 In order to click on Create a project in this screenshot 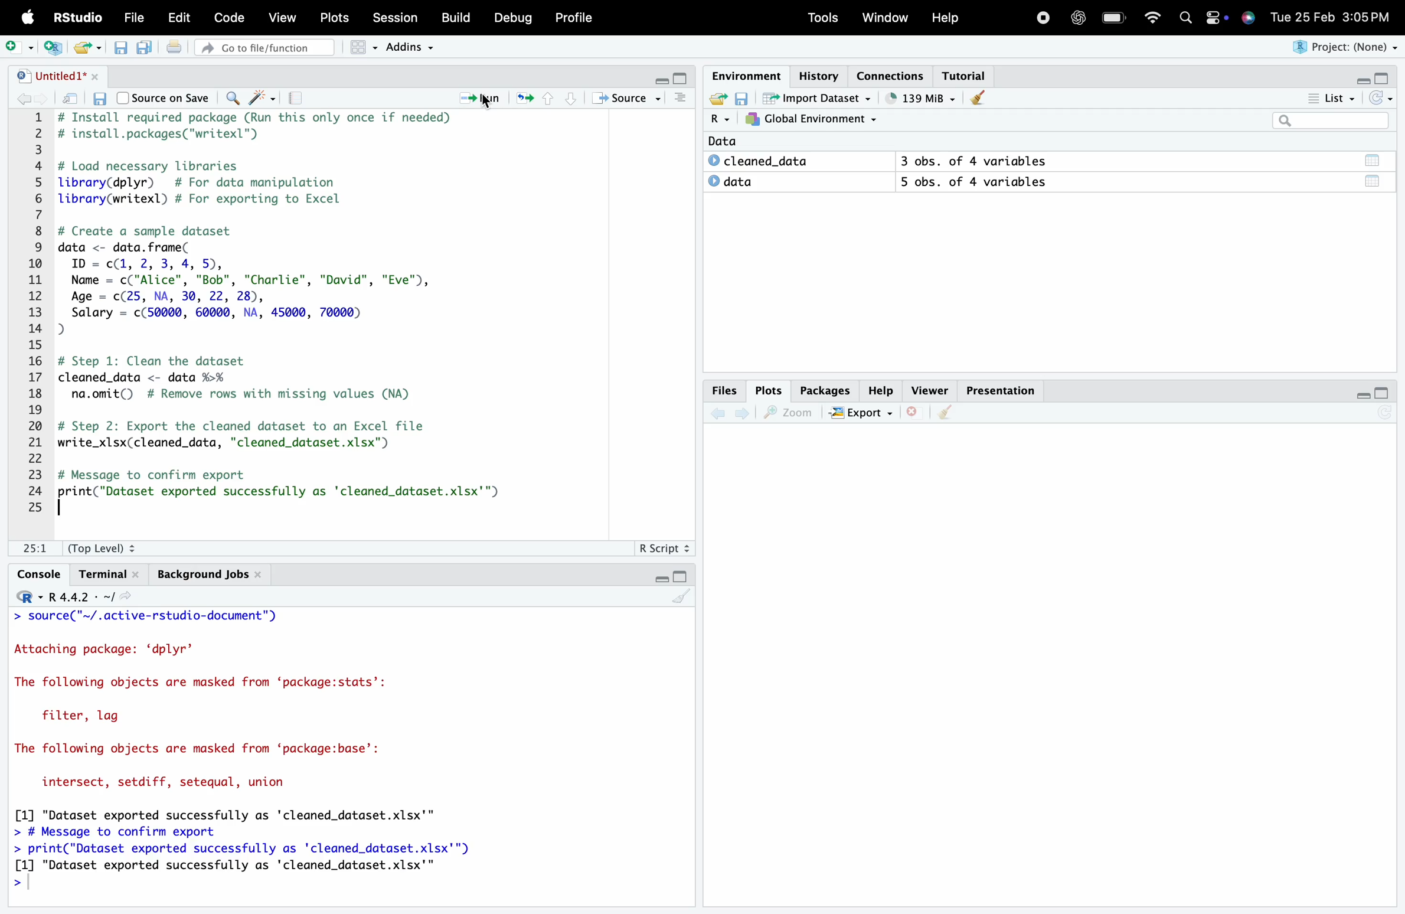, I will do `click(50, 47)`.